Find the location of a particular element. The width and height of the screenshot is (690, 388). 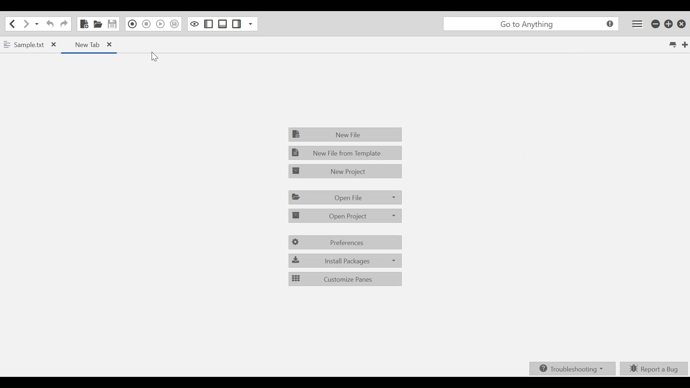

Application menu is located at coordinates (636, 24).